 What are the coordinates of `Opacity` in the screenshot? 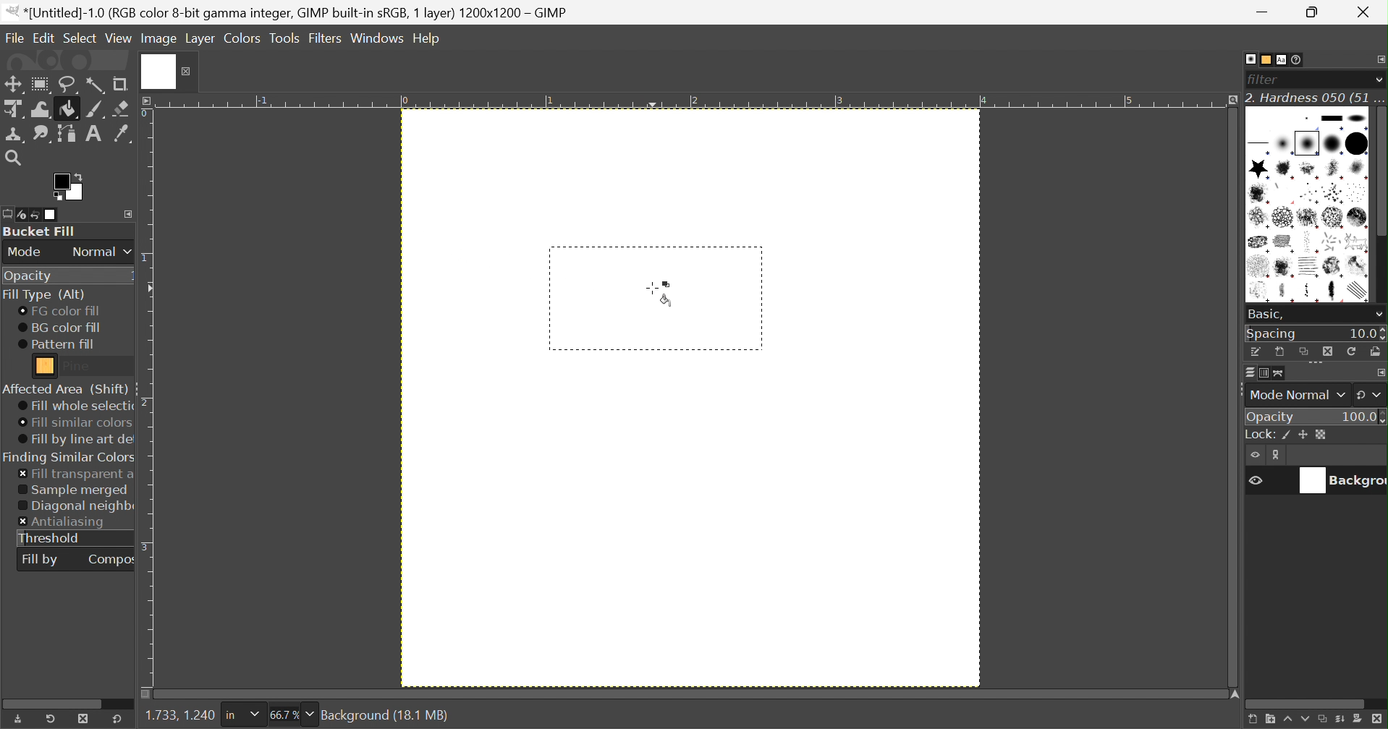 It's located at (27, 277).